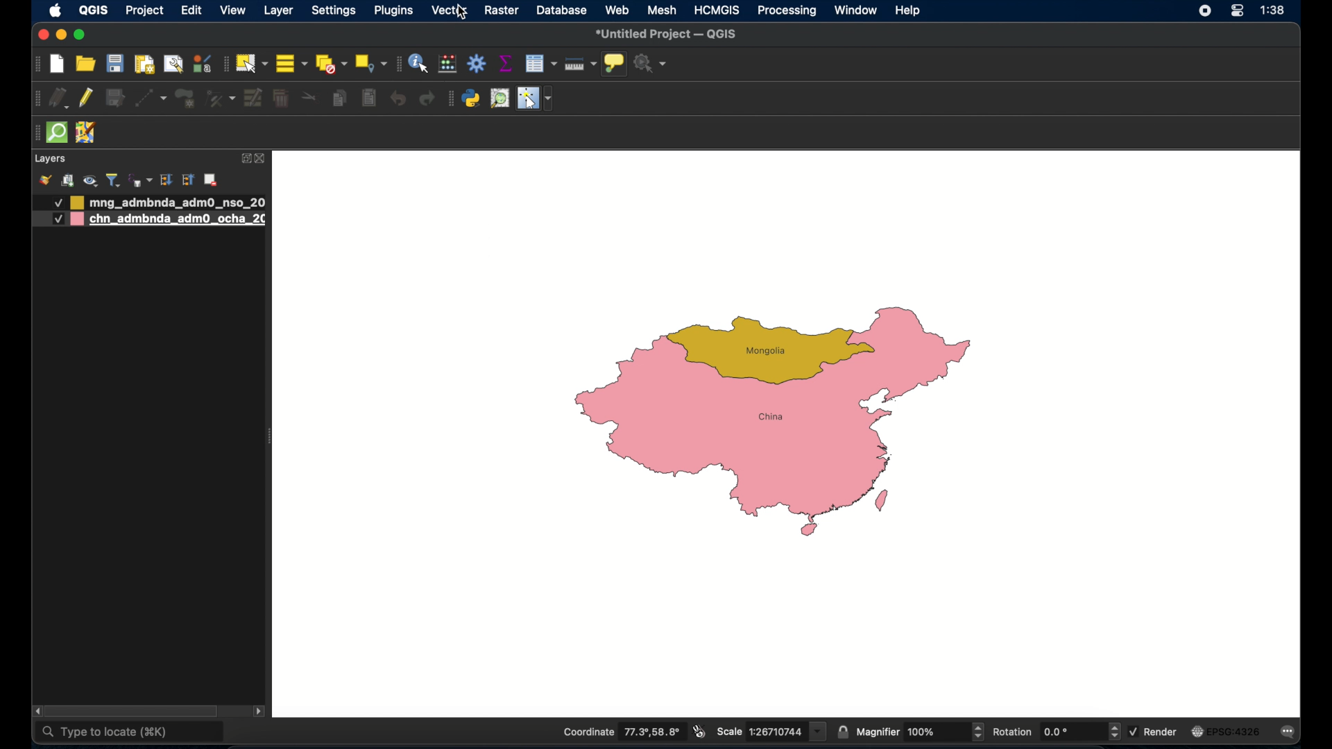 The width and height of the screenshot is (1332, 749). Describe the element at coordinates (252, 98) in the screenshot. I see `modify attributes` at that location.